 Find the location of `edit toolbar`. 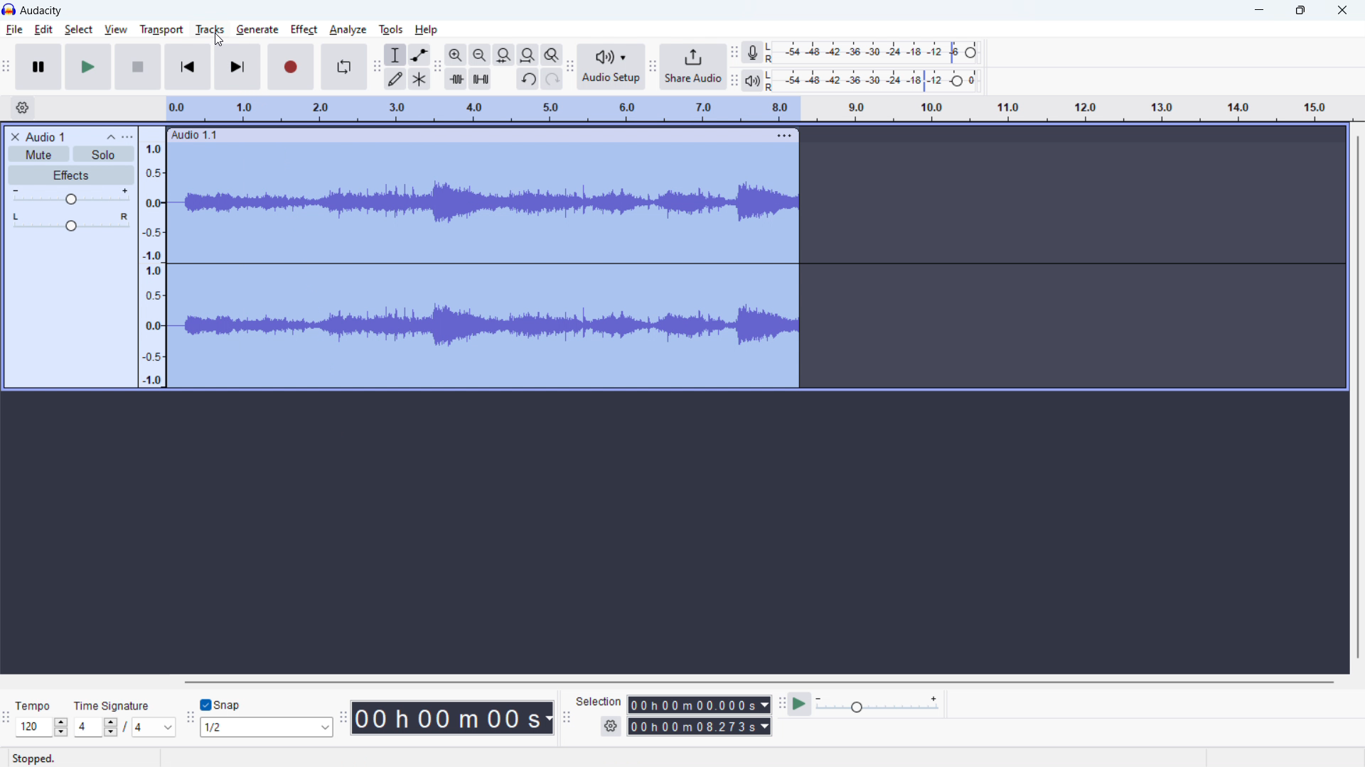

edit toolbar is located at coordinates (437, 67).